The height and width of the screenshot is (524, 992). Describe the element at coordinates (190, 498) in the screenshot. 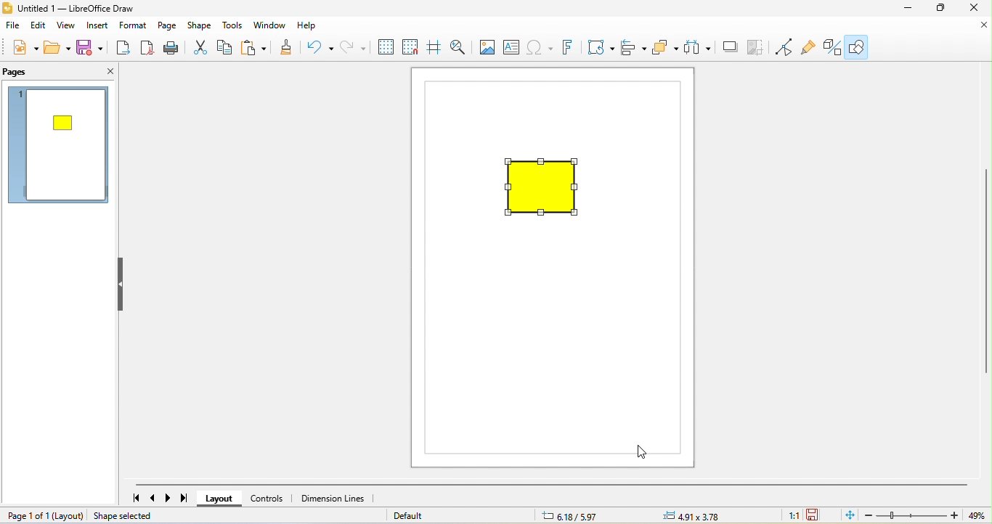

I see `last page` at that location.